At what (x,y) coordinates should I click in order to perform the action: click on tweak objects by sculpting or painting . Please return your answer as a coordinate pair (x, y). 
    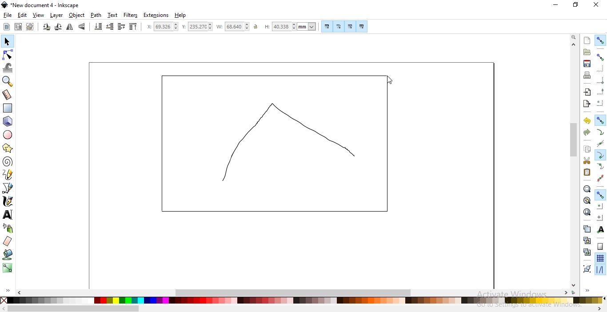
    Looking at the image, I should click on (8, 68).